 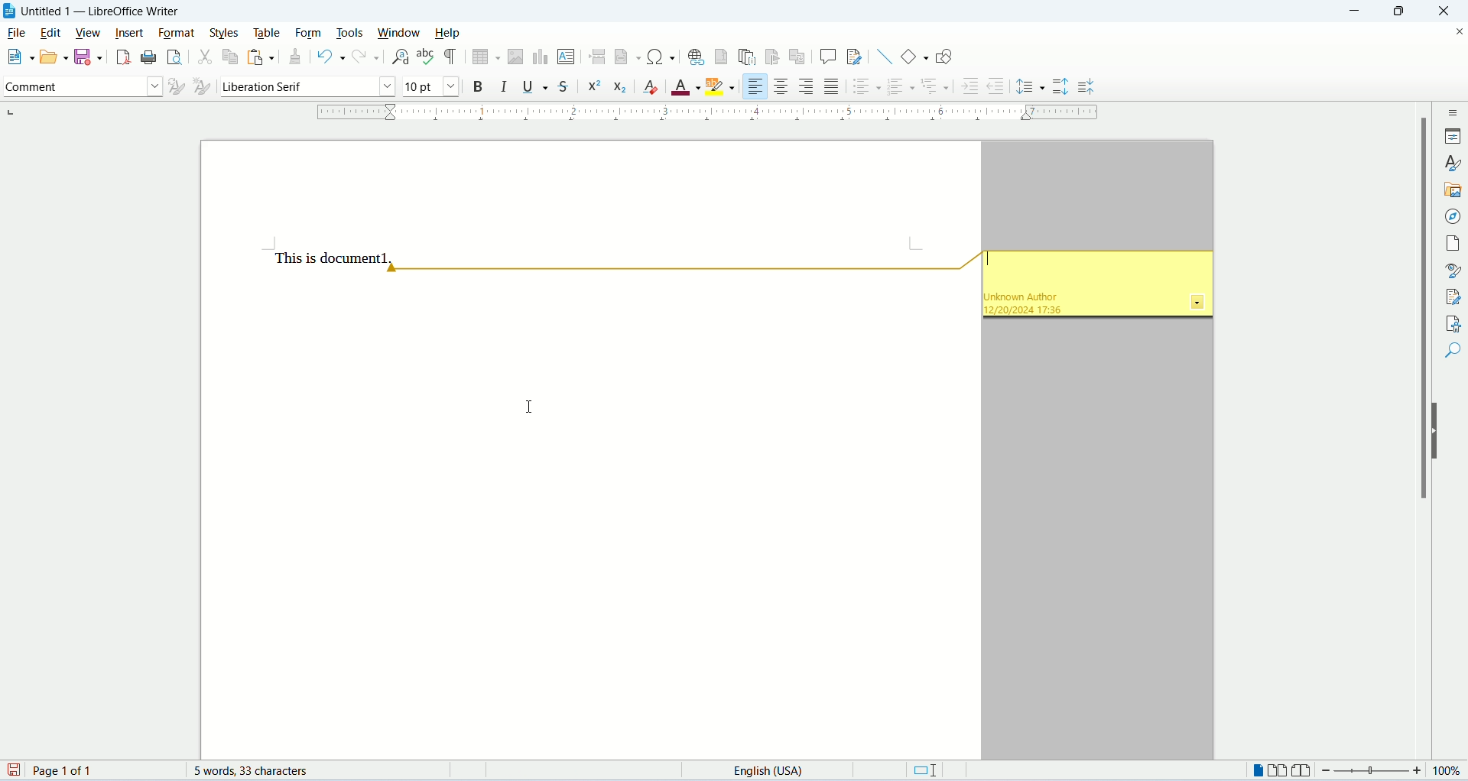 What do you see at coordinates (531, 407) in the screenshot?
I see `cursor` at bounding box center [531, 407].